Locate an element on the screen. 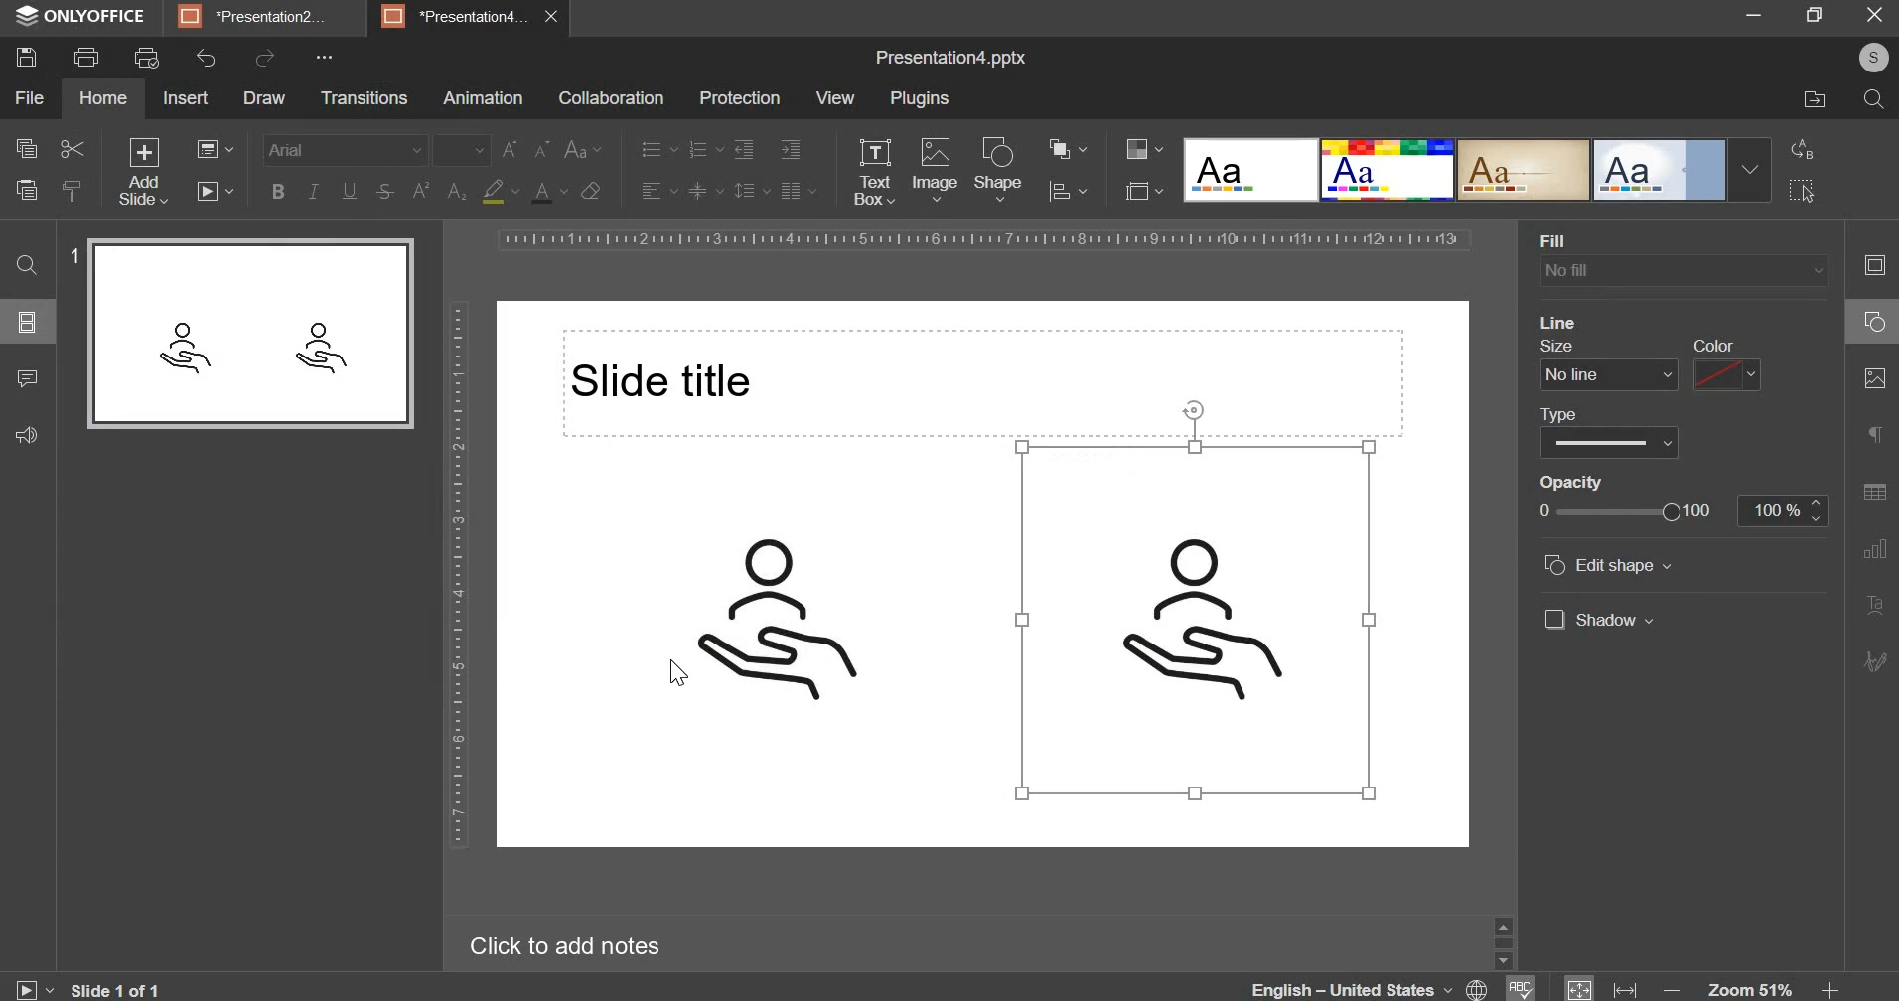 The image size is (1899, 1001). text box is located at coordinates (875, 173).